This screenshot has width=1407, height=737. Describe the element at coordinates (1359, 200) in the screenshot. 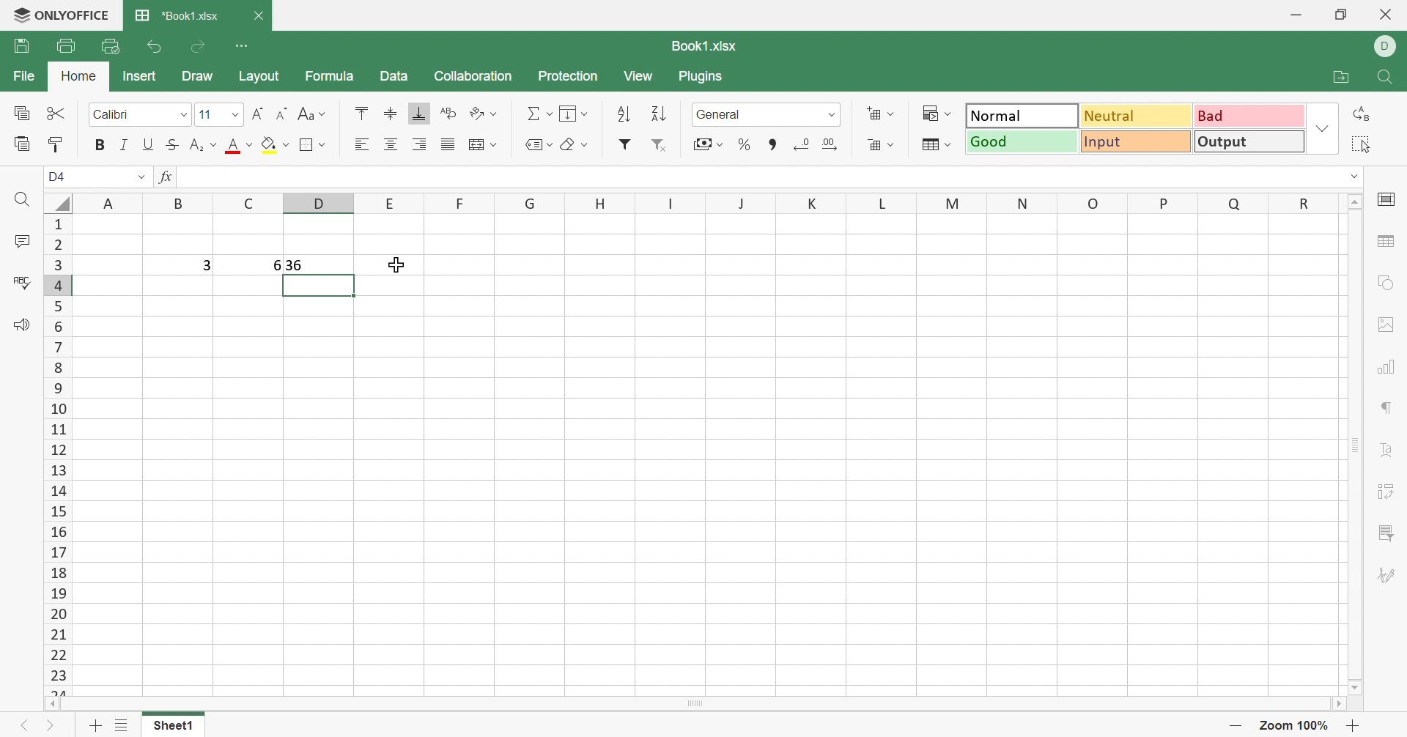

I see `Scroll up` at that location.